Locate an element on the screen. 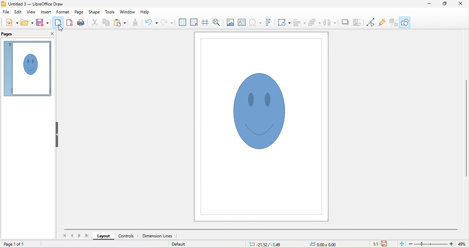 This screenshot has width=469, height=248. pages is located at coordinates (9, 34).